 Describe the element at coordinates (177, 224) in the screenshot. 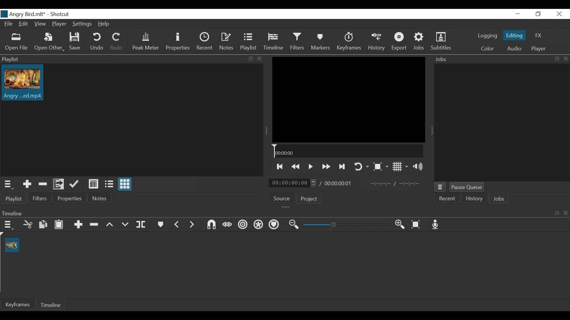

I see `Previous marker` at that location.